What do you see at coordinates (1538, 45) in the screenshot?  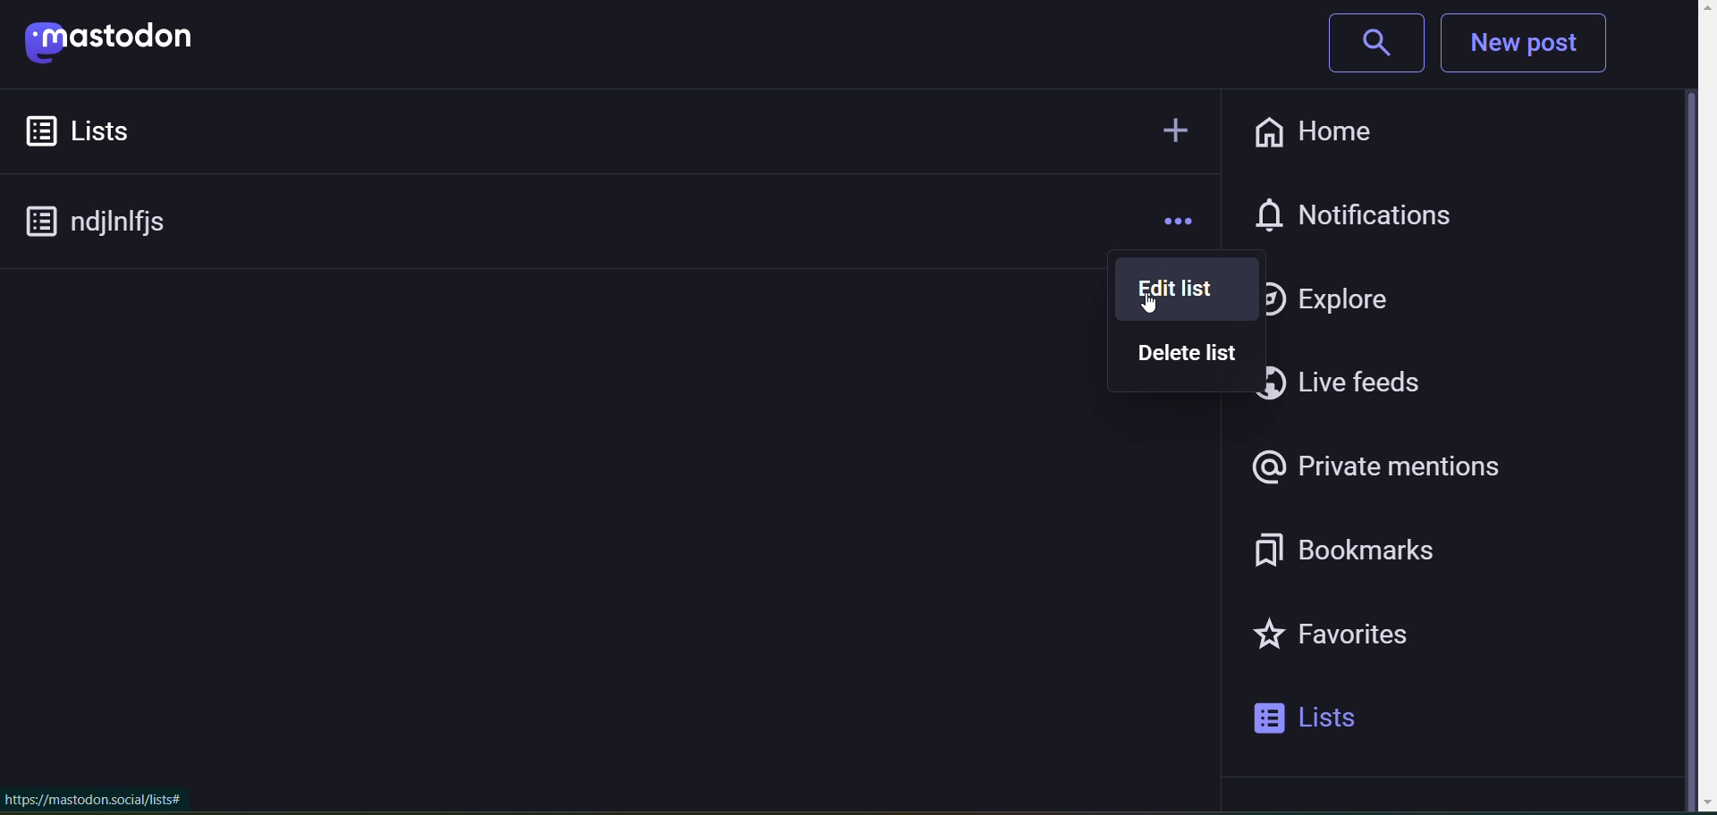 I see `new post` at bounding box center [1538, 45].